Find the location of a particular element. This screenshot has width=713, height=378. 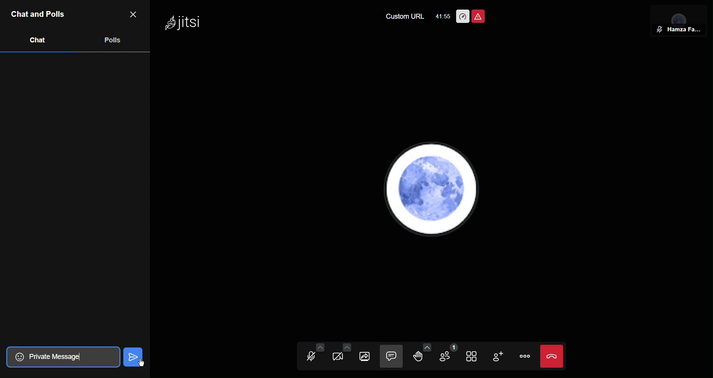

Unsafe Meeting is located at coordinates (479, 17).